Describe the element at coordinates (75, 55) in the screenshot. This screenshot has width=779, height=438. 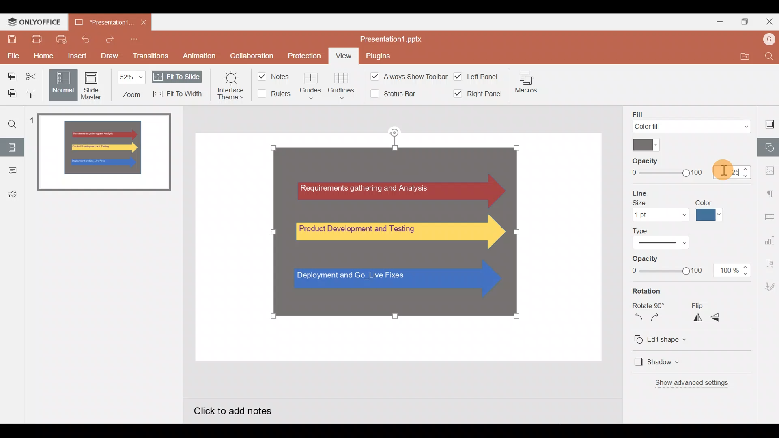
I see `Insert` at that location.